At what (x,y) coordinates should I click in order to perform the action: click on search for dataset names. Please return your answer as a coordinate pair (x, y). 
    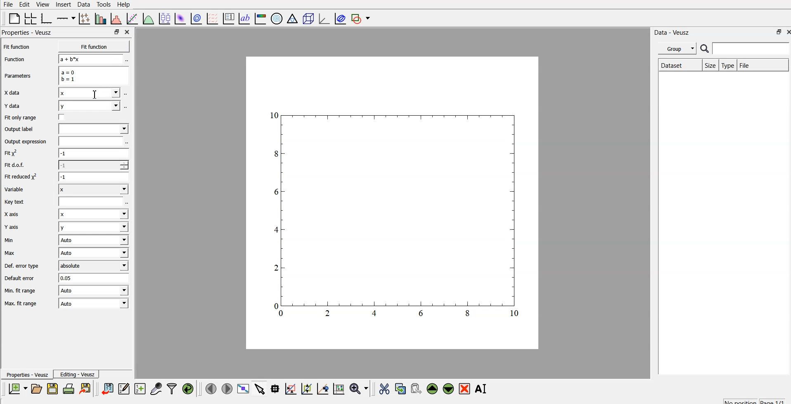
    Looking at the image, I should click on (750, 48).